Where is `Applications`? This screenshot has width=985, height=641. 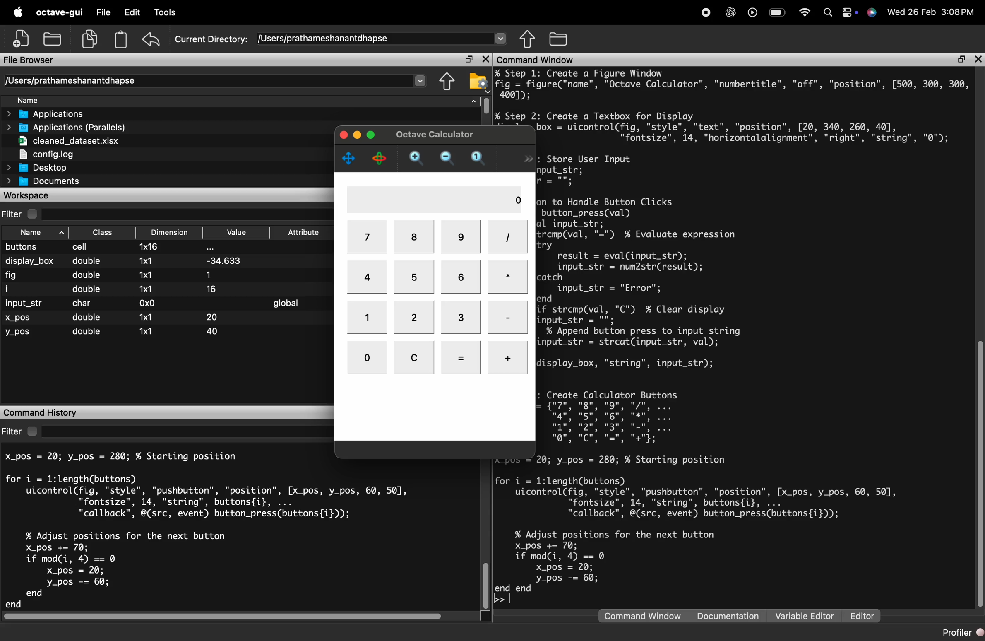
Applications is located at coordinates (46, 113).